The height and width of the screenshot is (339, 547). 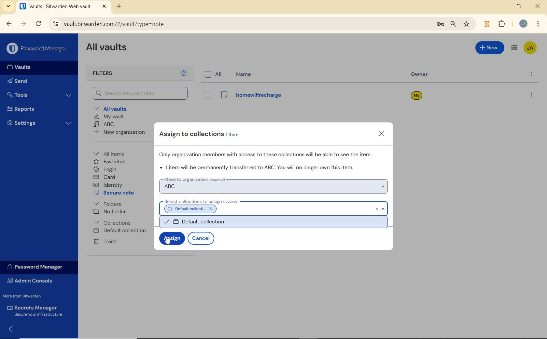 What do you see at coordinates (196, 208) in the screenshot?
I see `collection added` at bounding box center [196, 208].